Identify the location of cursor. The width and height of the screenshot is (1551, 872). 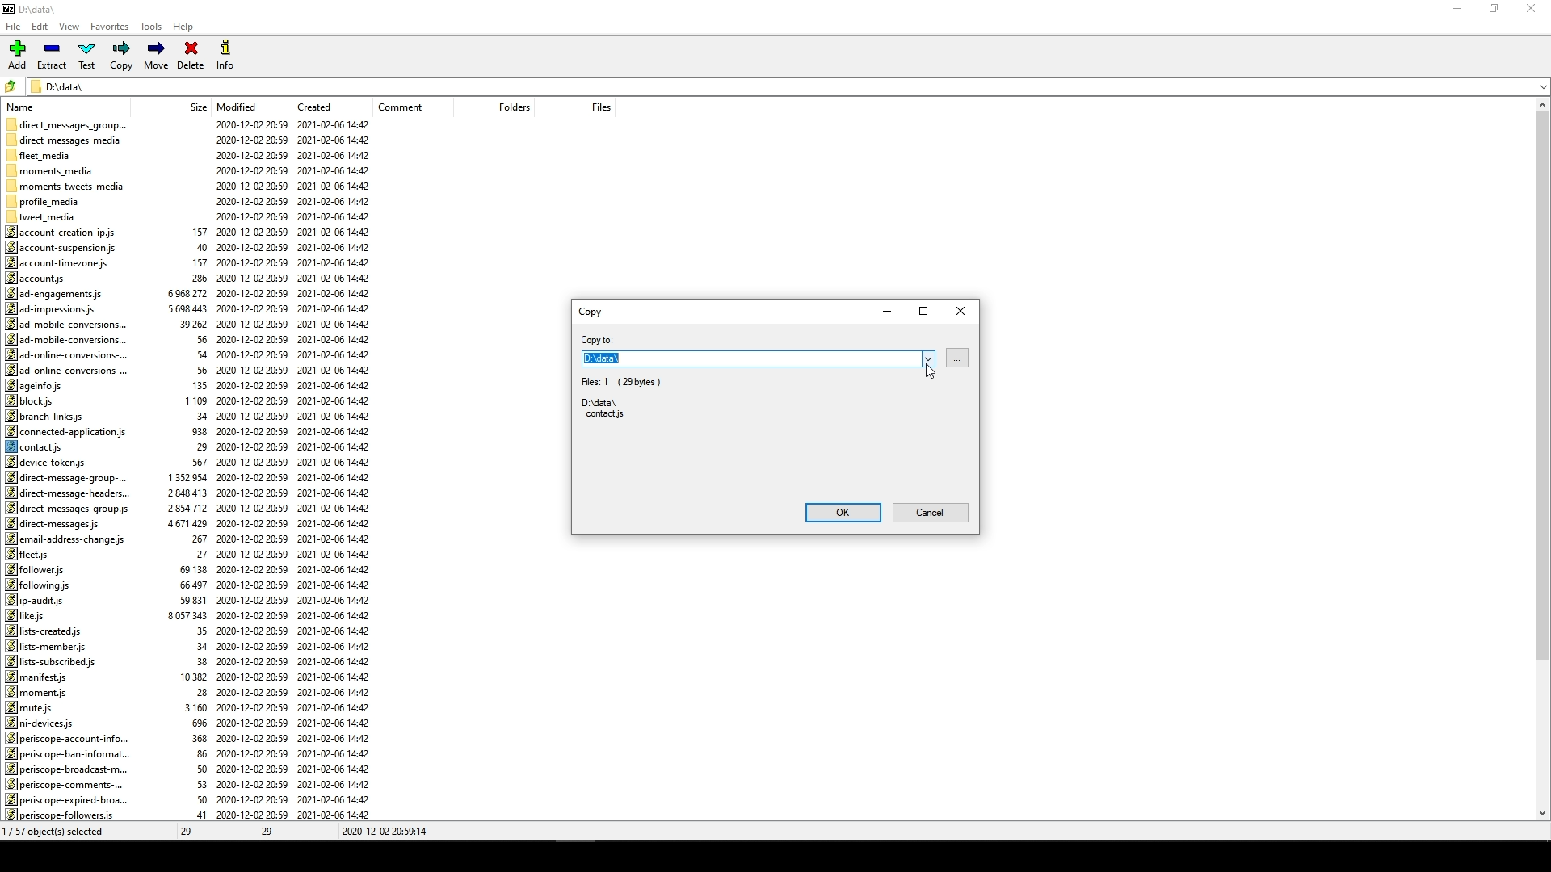
(932, 375).